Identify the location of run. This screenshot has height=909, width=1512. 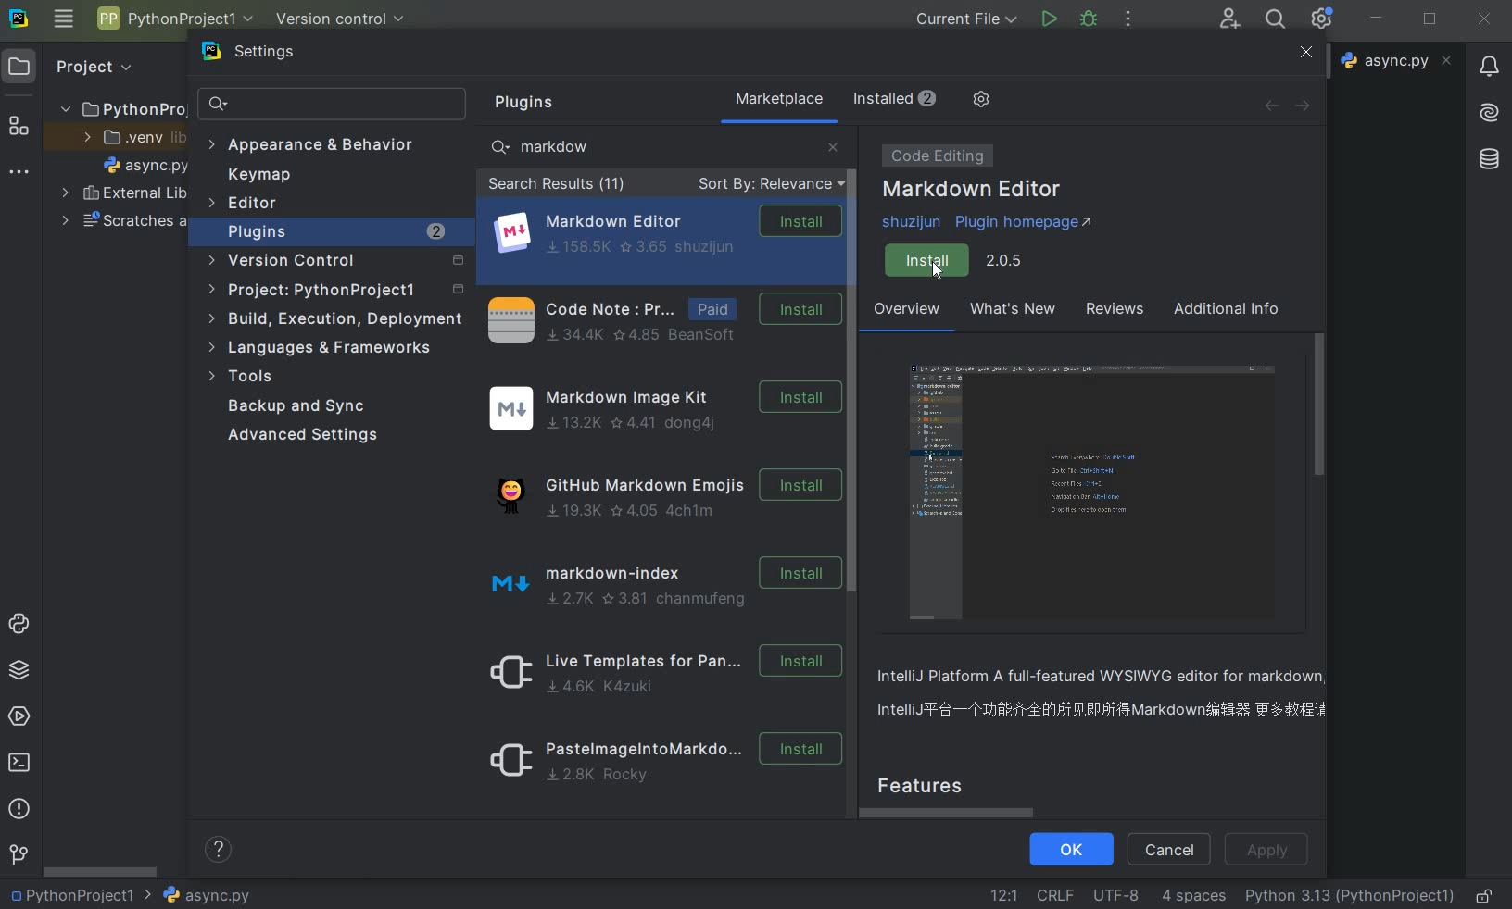
(1048, 19).